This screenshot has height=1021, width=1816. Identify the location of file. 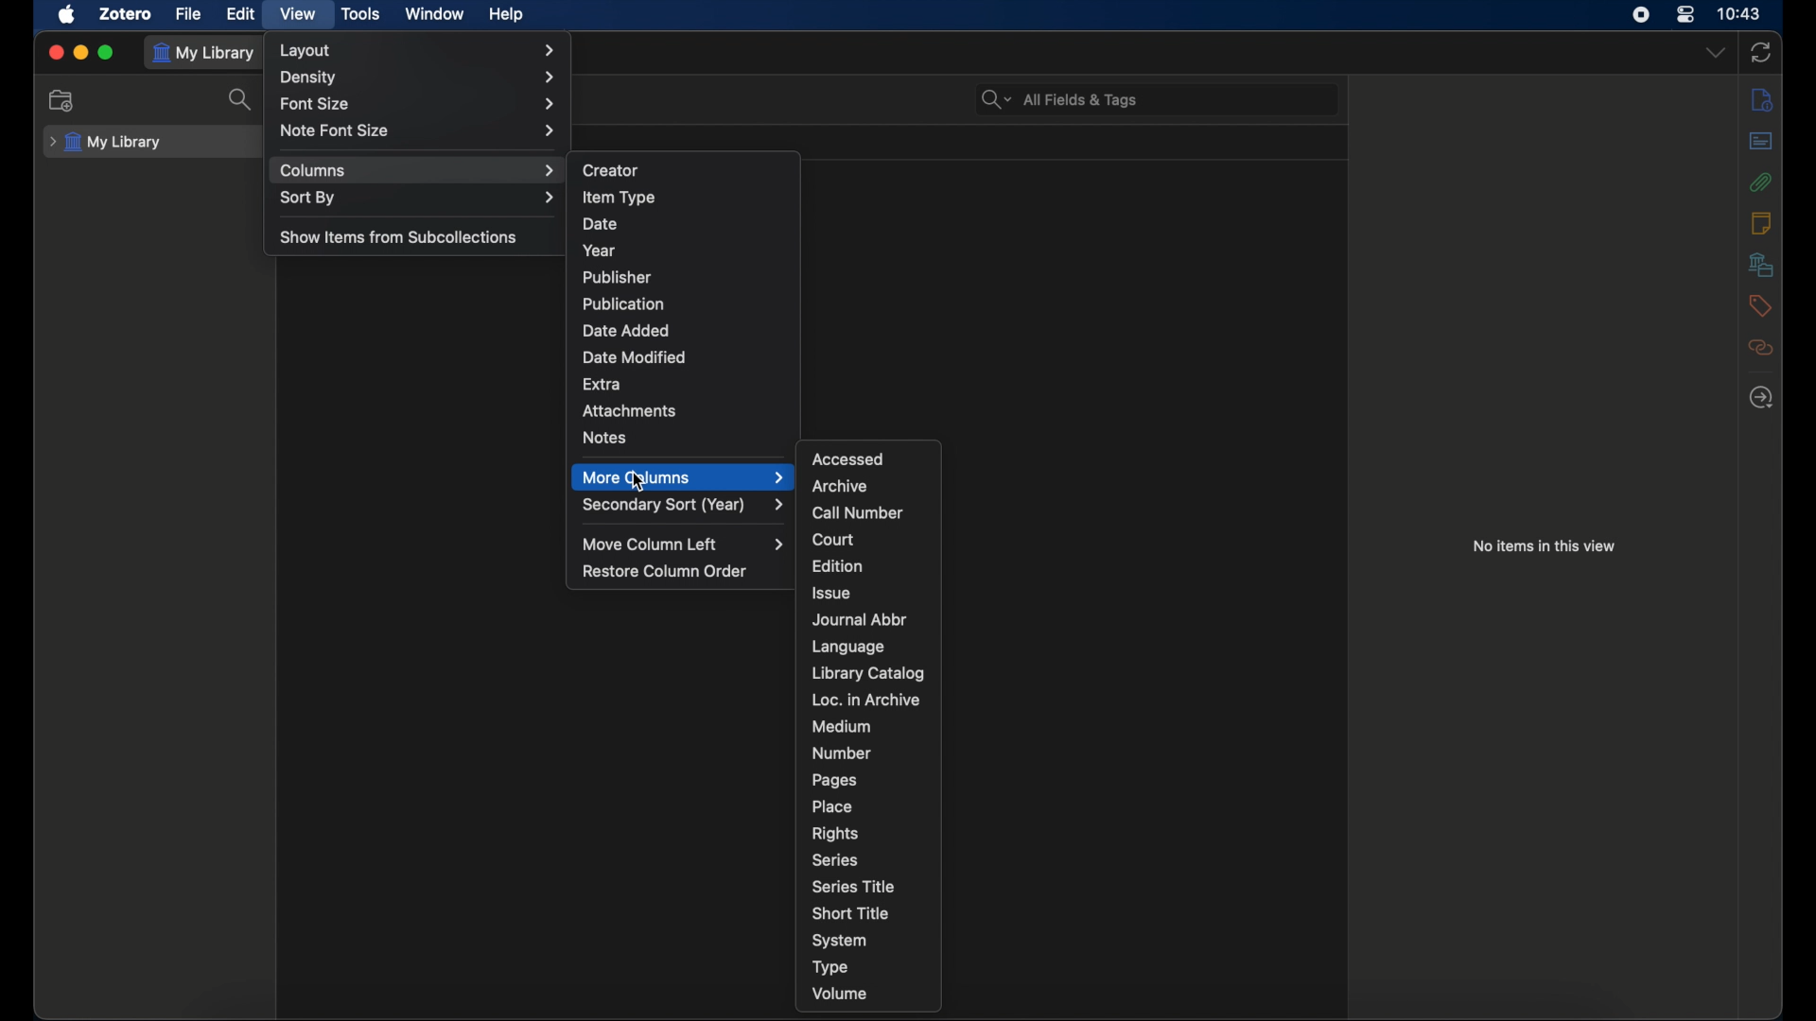
(191, 14).